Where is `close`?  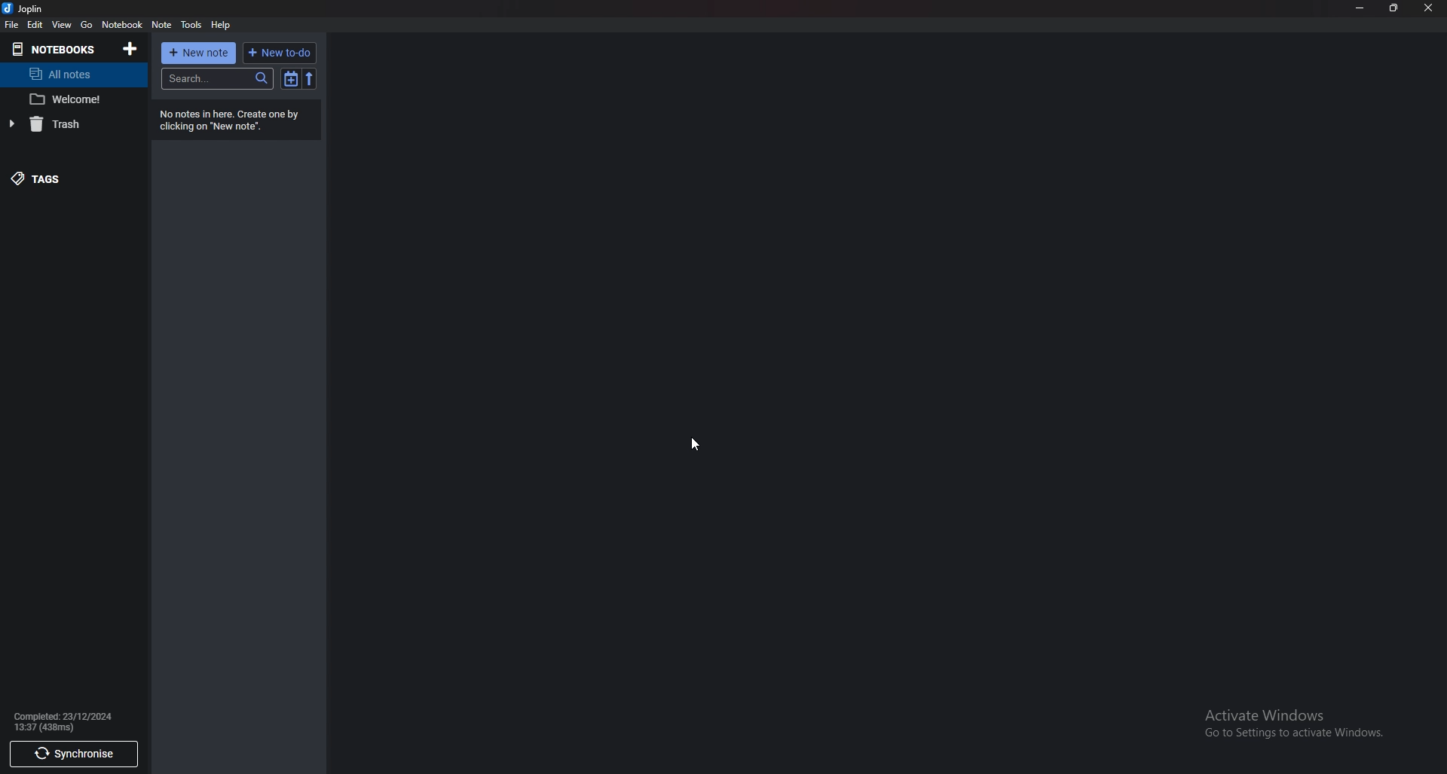
close is located at coordinates (1427, 8).